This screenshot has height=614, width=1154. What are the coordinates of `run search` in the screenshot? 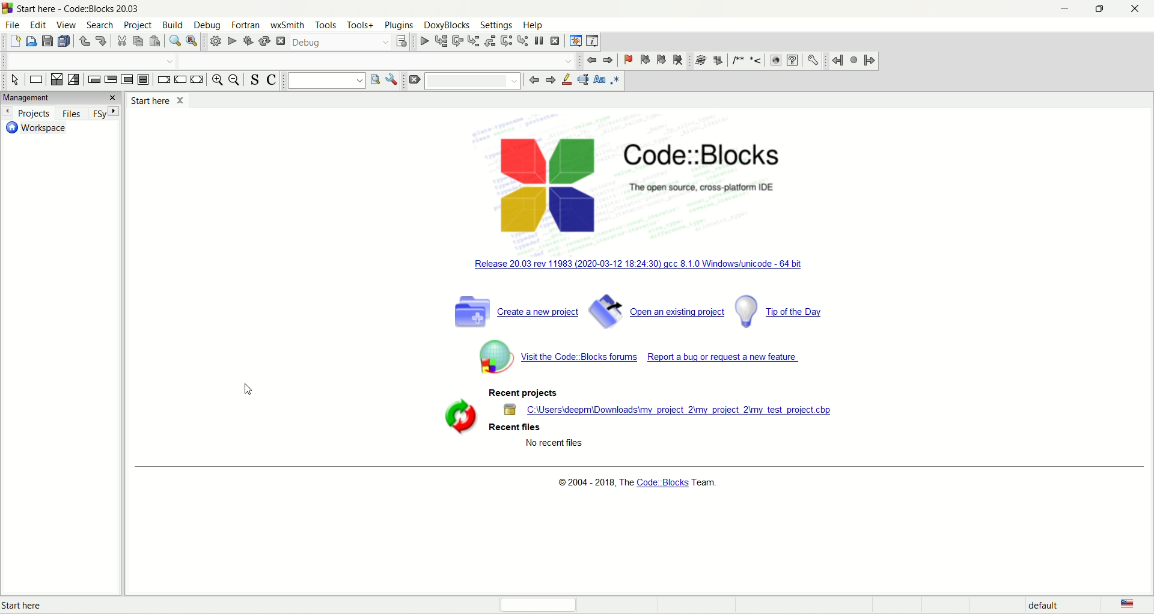 It's located at (374, 79).